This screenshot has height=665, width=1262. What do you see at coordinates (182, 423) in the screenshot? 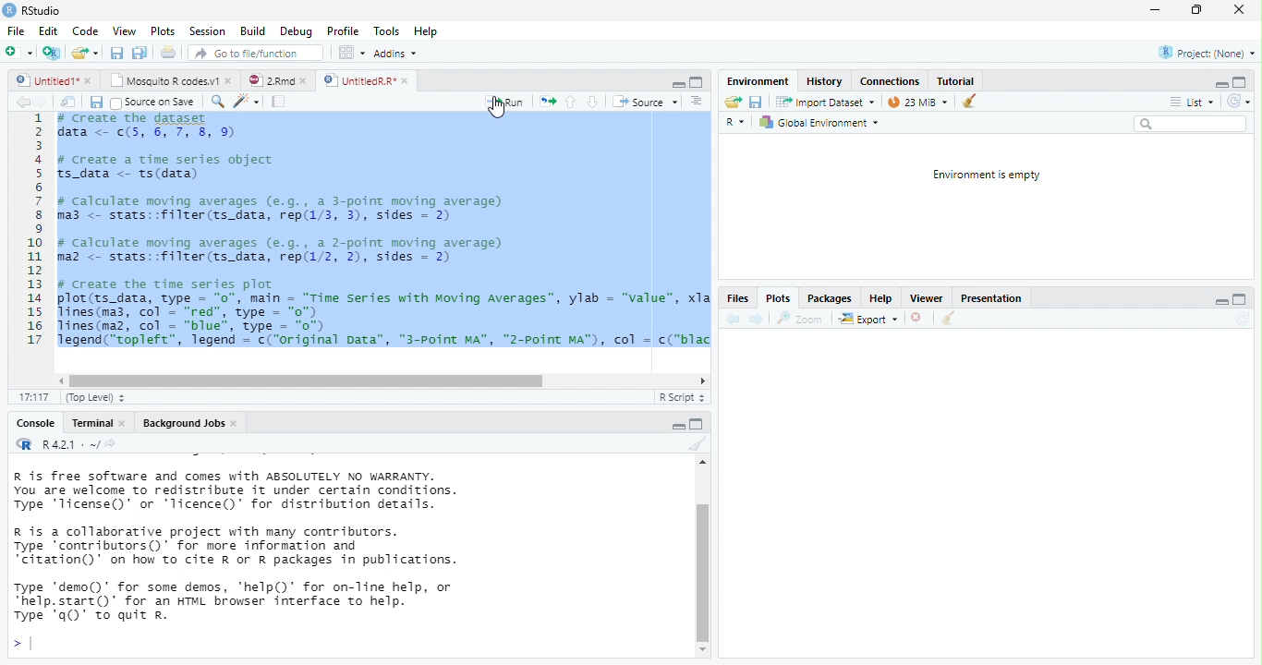
I see `Background Jobs` at bounding box center [182, 423].